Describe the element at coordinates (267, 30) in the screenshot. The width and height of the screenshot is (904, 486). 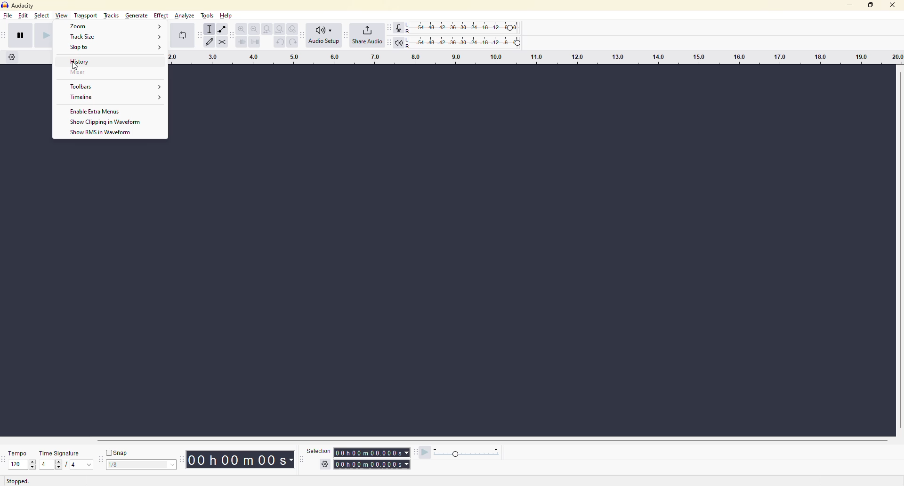
I see `fit selection to width` at that location.